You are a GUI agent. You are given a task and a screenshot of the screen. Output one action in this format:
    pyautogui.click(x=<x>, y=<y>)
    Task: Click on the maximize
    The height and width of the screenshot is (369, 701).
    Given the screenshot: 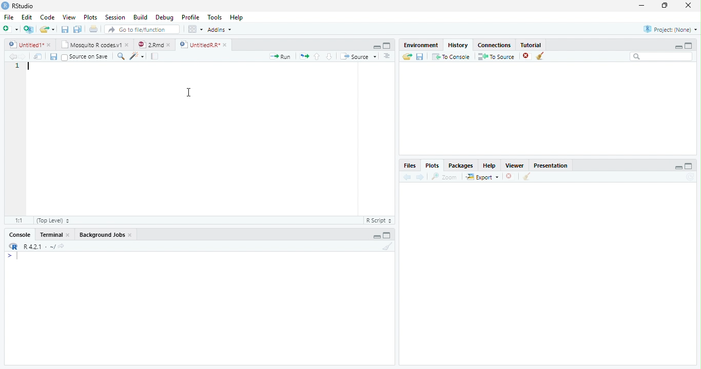 What is the action you would take?
    pyautogui.click(x=690, y=166)
    